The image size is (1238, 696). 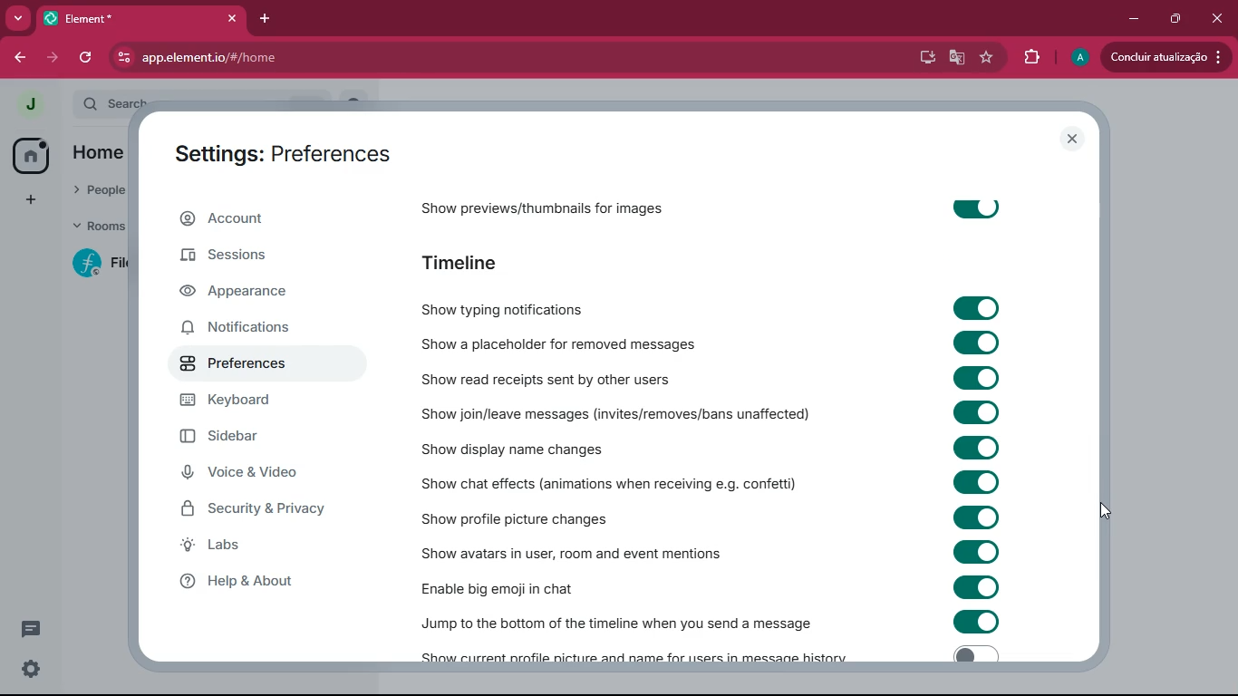 I want to click on home, so click(x=106, y=151).